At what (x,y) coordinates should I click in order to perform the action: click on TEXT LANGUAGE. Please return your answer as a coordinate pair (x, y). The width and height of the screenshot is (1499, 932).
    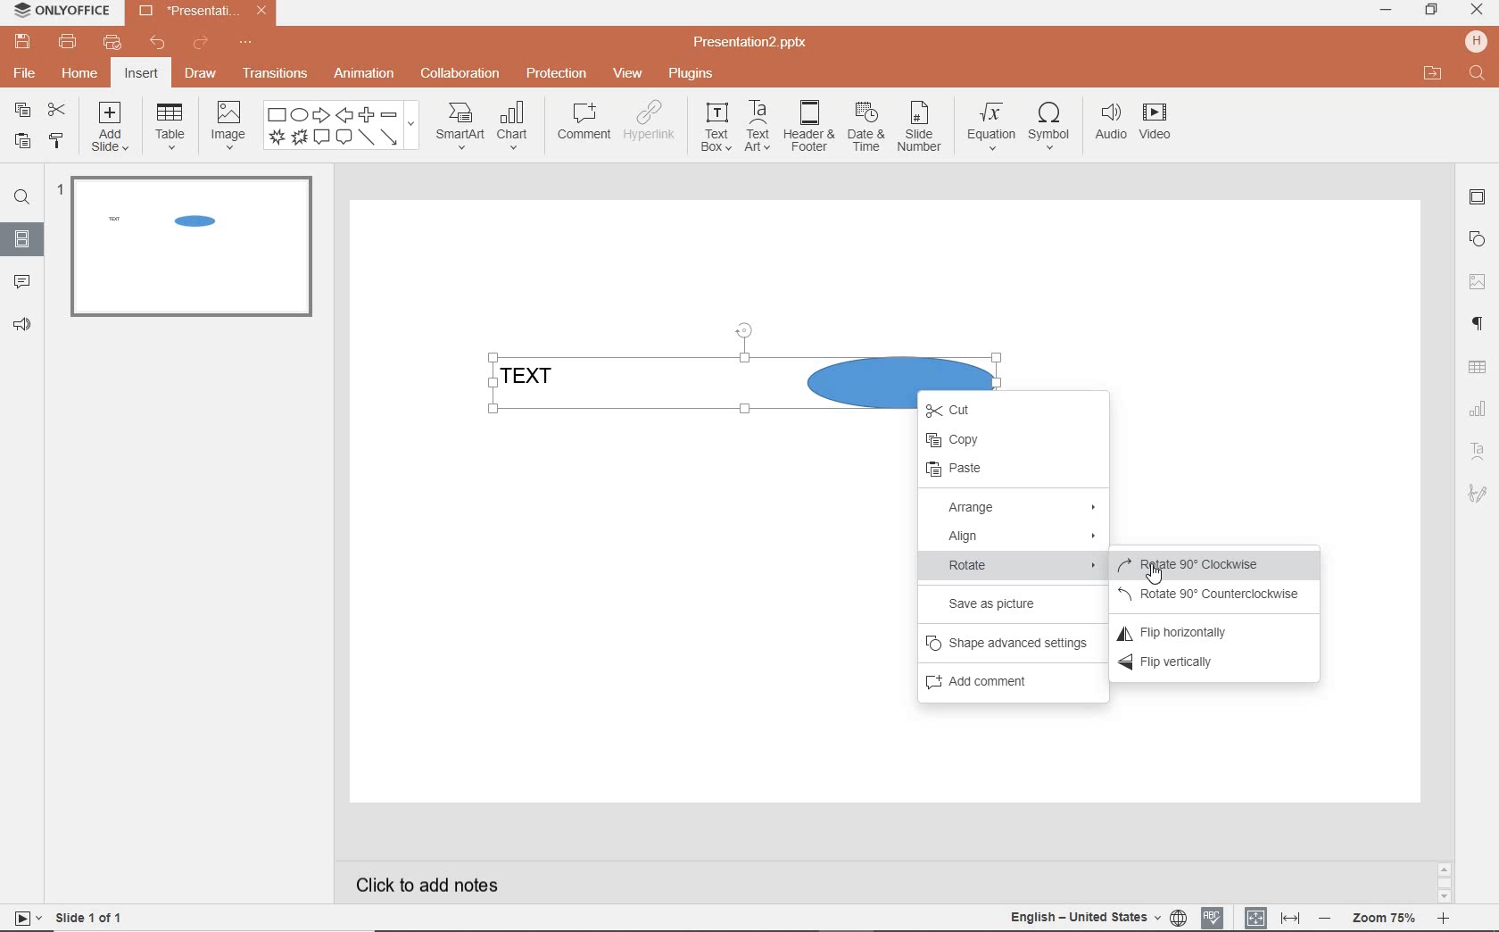
    Looking at the image, I should click on (1096, 918).